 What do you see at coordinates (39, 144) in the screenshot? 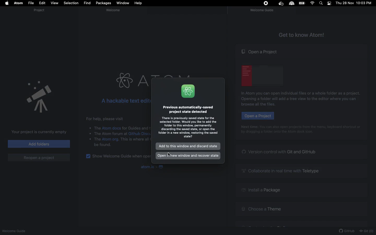
I see `Add folders` at bounding box center [39, 144].